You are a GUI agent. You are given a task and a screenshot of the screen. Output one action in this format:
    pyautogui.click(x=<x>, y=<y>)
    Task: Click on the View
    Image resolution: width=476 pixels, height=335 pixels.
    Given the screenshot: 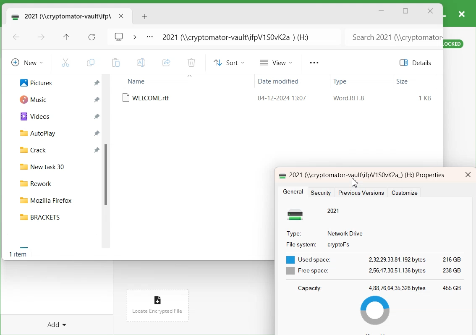 What is the action you would take?
    pyautogui.click(x=277, y=62)
    